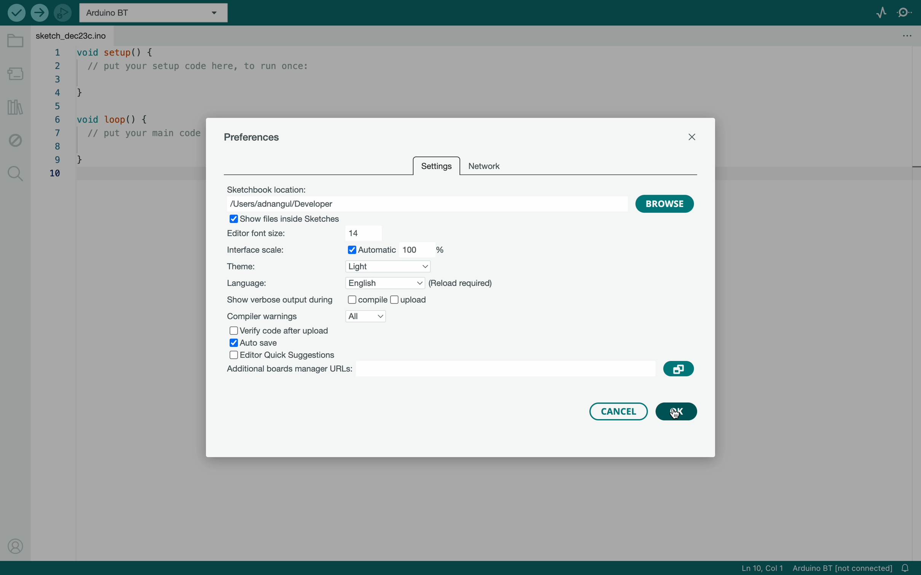  What do you see at coordinates (15, 174) in the screenshot?
I see `search` at bounding box center [15, 174].